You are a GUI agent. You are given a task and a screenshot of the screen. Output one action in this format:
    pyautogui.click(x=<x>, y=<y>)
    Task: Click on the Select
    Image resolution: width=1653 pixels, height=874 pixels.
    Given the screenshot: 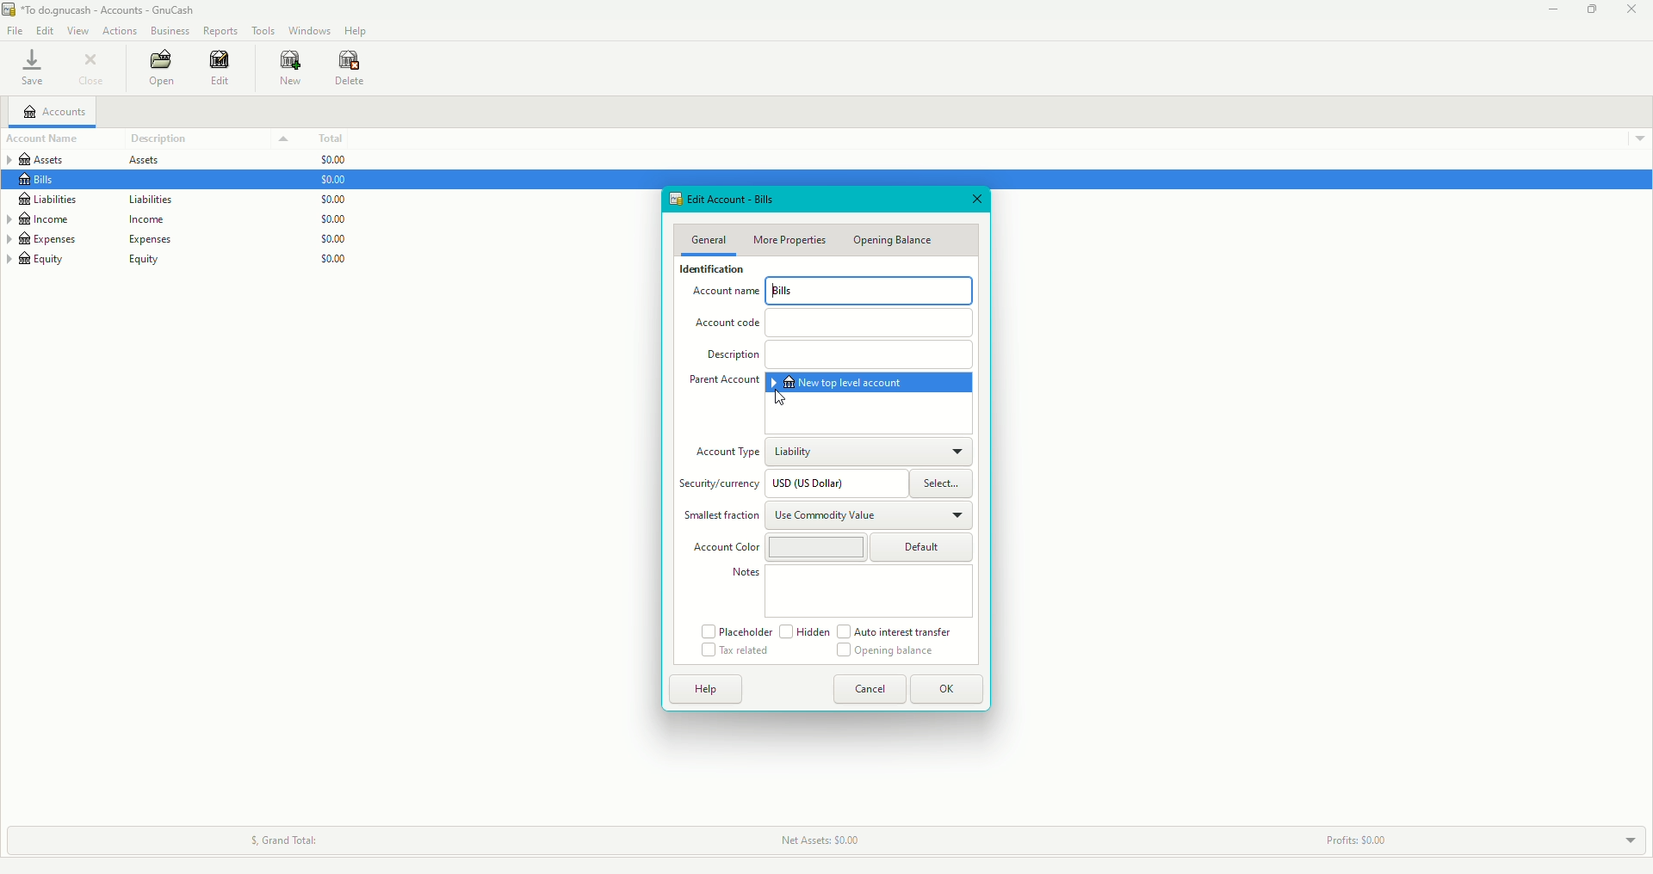 What is the action you would take?
    pyautogui.click(x=947, y=483)
    